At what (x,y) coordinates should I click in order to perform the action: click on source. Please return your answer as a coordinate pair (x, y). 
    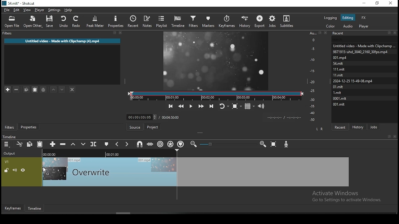
    Looking at the image, I should click on (135, 127).